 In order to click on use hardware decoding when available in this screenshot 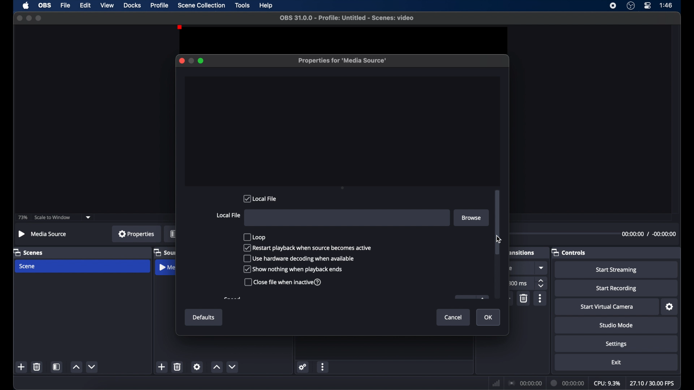, I will do `click(299, 258)`.